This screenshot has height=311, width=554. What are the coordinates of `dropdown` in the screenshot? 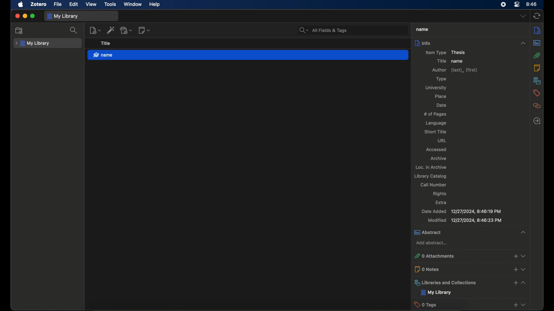 It's located at (524, 255).